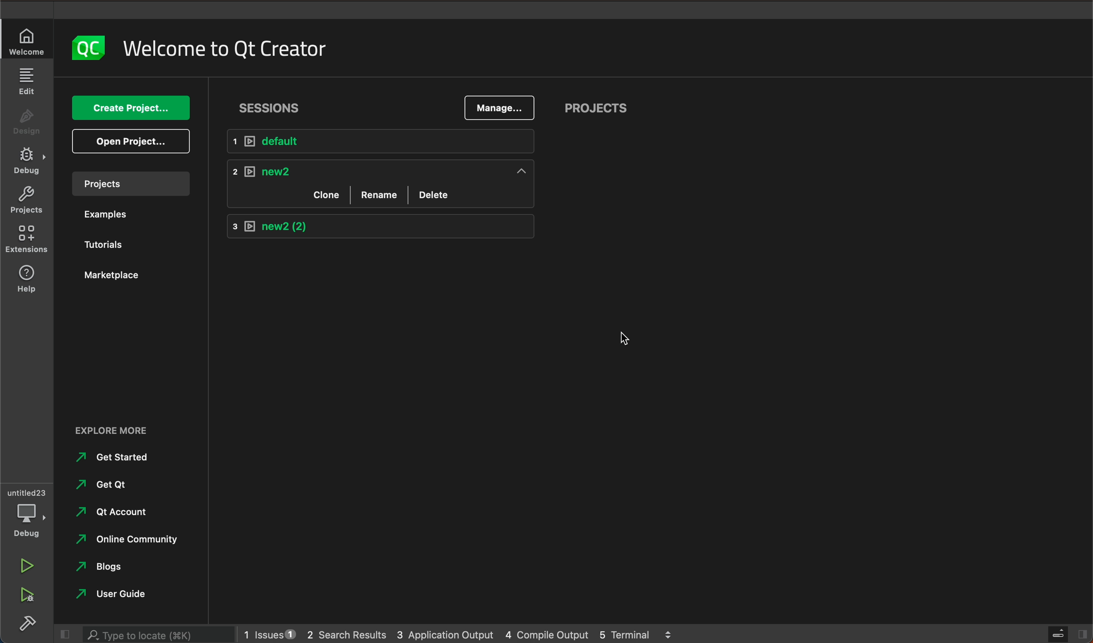 This screenshot has width=1093, height=643. Describe the element at coordinates (445, 632) in the screenshot. I see `application output` at that location.